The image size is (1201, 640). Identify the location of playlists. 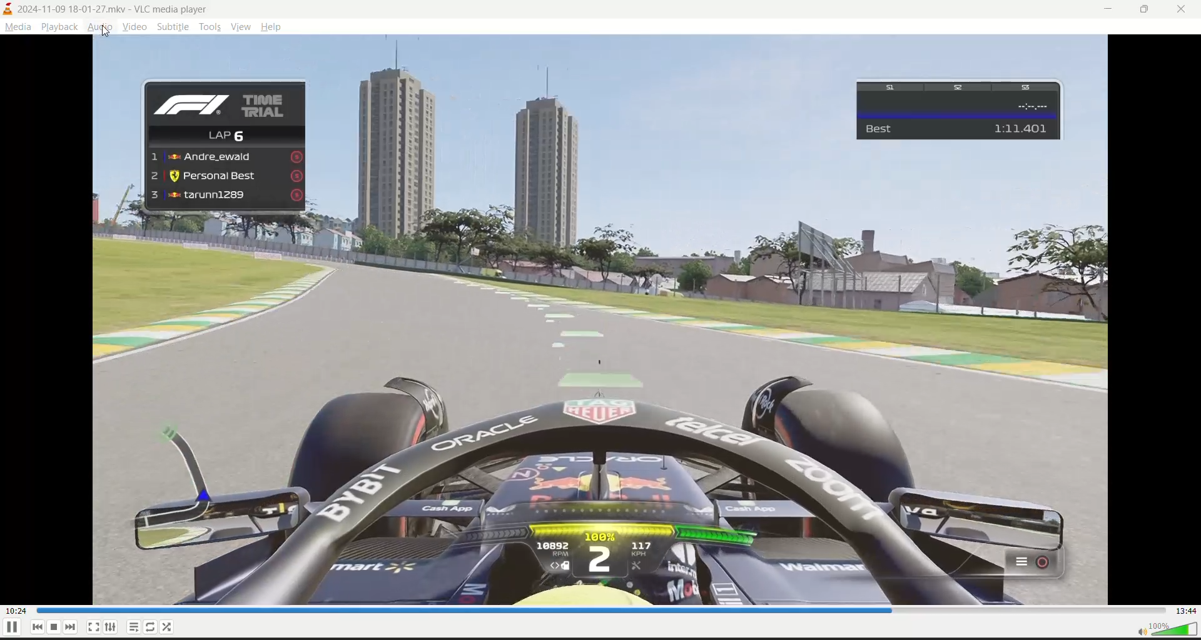
(134, 627).